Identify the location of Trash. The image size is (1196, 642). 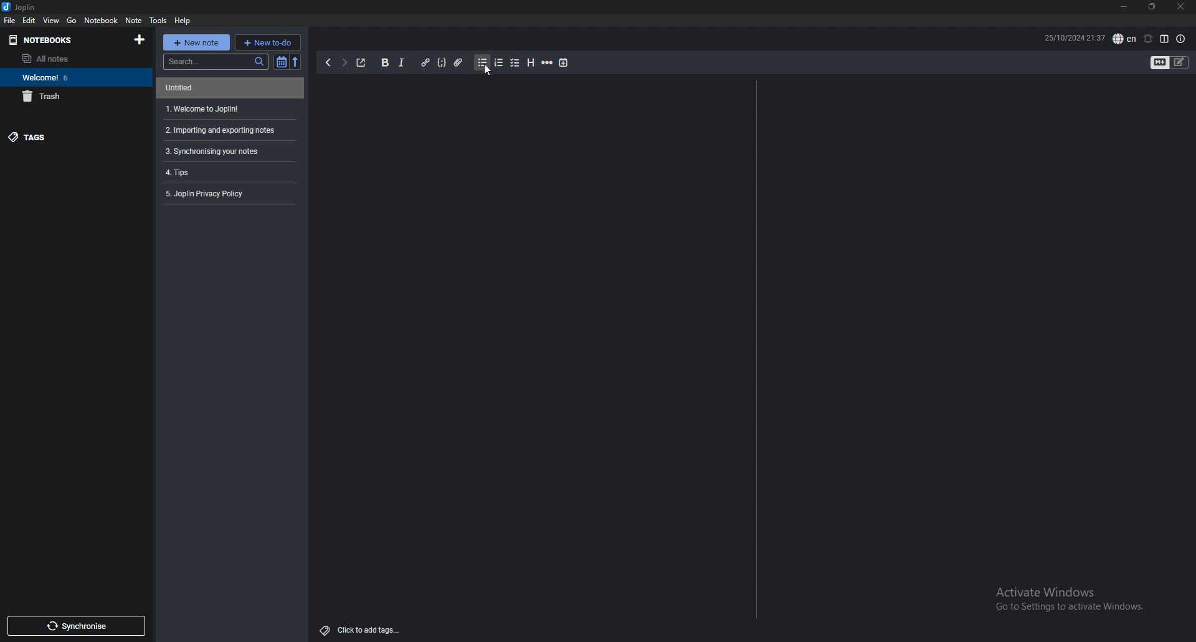
(44, 95).